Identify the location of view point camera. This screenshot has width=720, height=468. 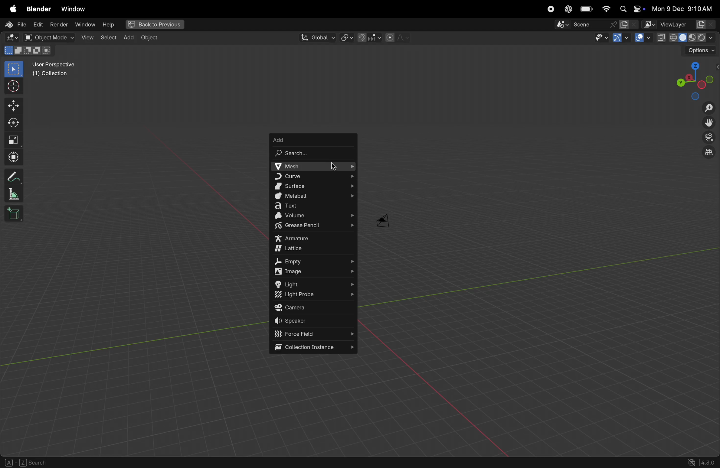
(709, 138).